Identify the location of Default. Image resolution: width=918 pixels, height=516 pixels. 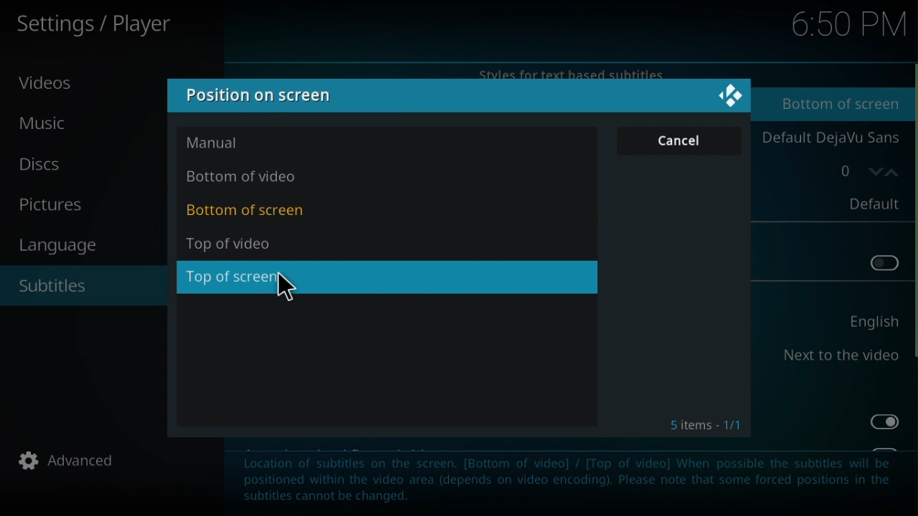
(866, 204).